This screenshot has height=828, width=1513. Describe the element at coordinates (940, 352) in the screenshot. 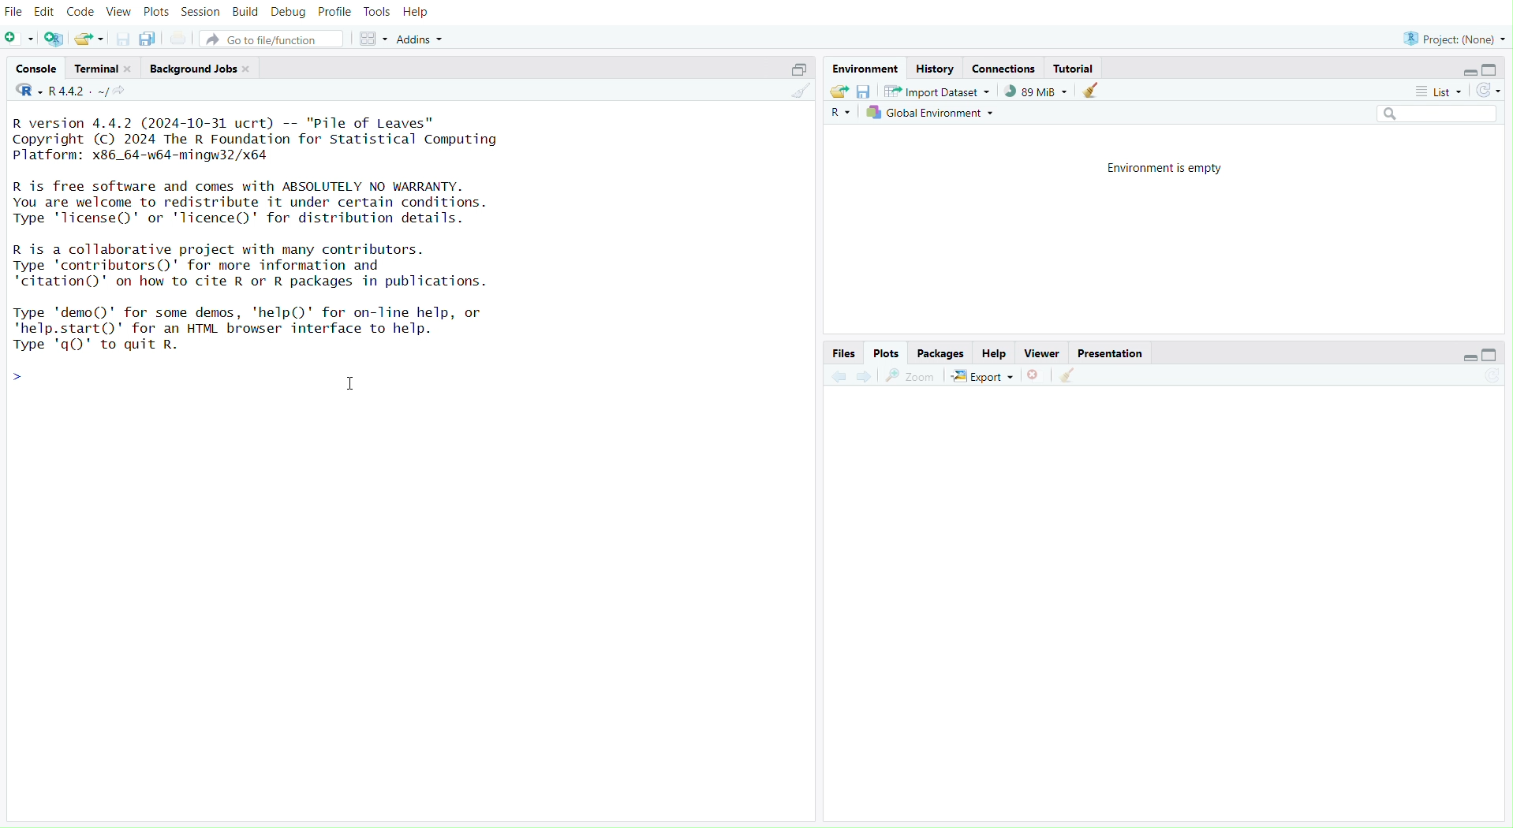

I see `Packages` at that location.